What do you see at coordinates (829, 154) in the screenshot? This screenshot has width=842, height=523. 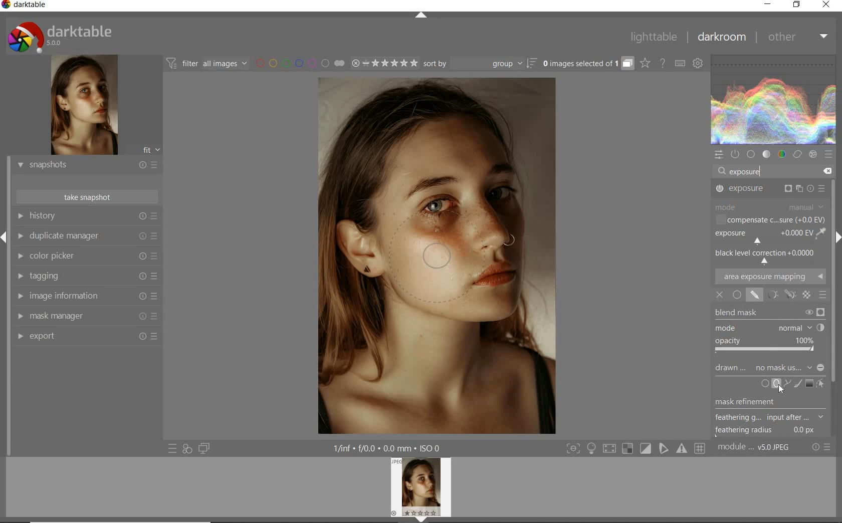 I see `presets` at bounding box center [829, 154].